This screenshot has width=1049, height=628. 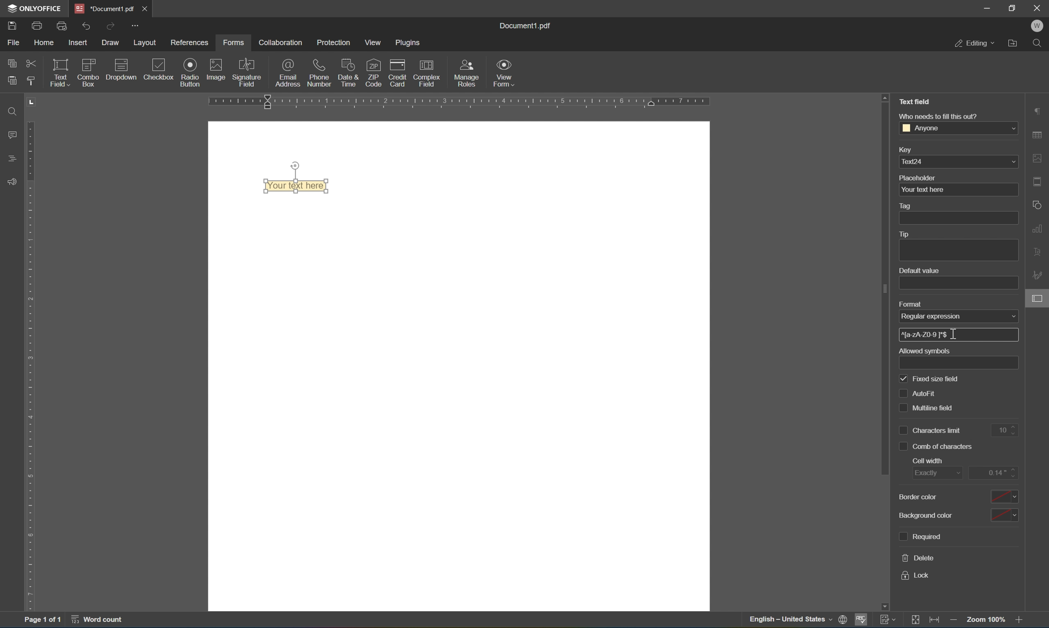 What do you see at coordinates (122, 73) in the screenshot?
I see `icon` at bounding box center [122, 73].